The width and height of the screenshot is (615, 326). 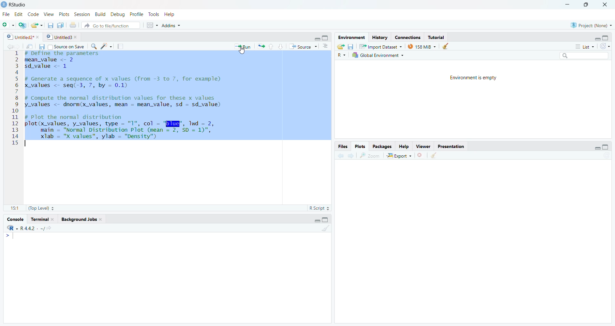 What do you see at coordinates (607, 5) in the screenshot?
I see `close` at bounding box center [607, 5].